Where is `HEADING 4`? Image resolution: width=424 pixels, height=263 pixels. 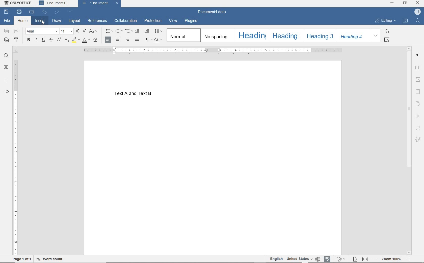 HEADING 4 is located at coordinates (354, 35).